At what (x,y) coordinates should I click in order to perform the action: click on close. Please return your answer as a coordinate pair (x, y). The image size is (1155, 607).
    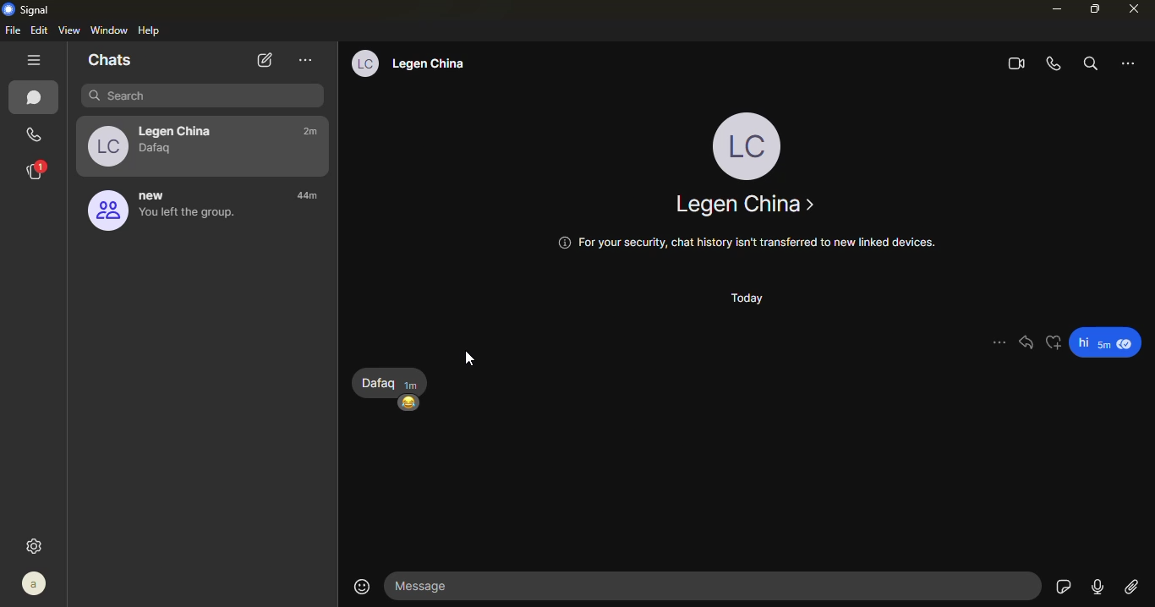
    Looking at the image, I should click on (1136, 8).